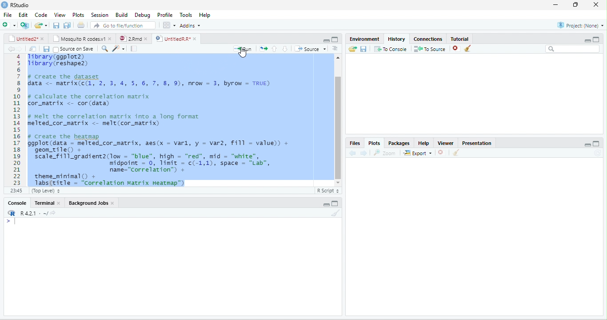 The width and height of the screenshot is (607, 320). Describe the element at coordinates (21, 5) in the screenshot. I see `RStudio` at that location.